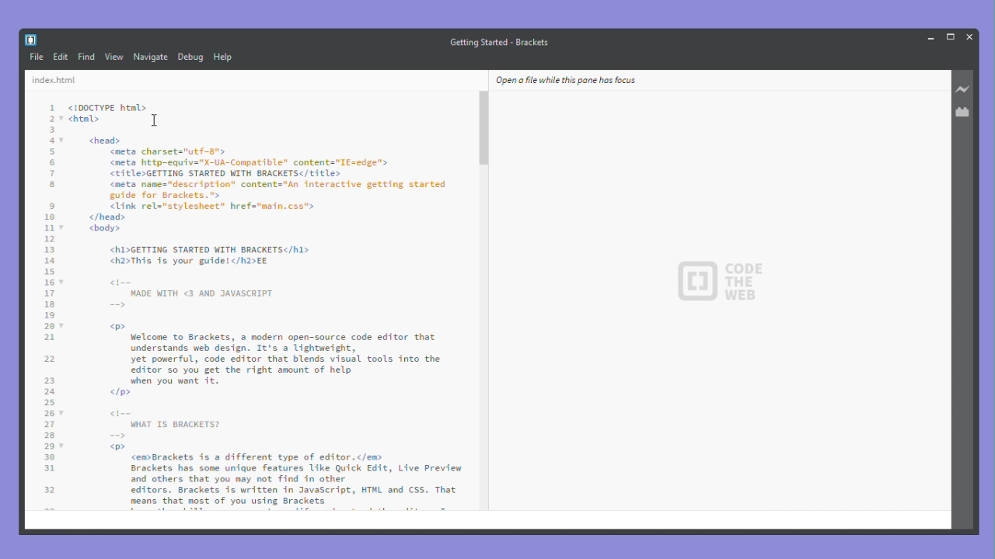  Describe the element at coordinates (49, 327) in the screenshot. I see `20` at that location.